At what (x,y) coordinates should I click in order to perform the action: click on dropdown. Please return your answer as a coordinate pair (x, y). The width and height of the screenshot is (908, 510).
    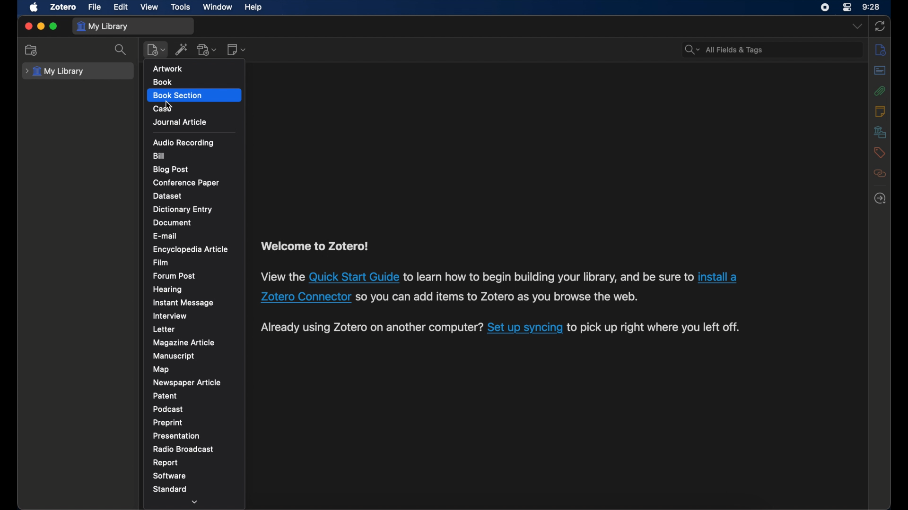
    Looking at the image, I should click on (856, 26).